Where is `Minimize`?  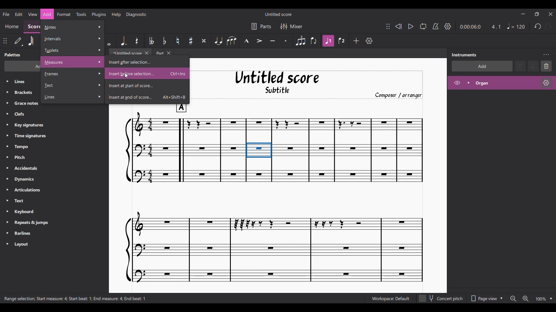 Minimize is located at coordinates (523, 14).